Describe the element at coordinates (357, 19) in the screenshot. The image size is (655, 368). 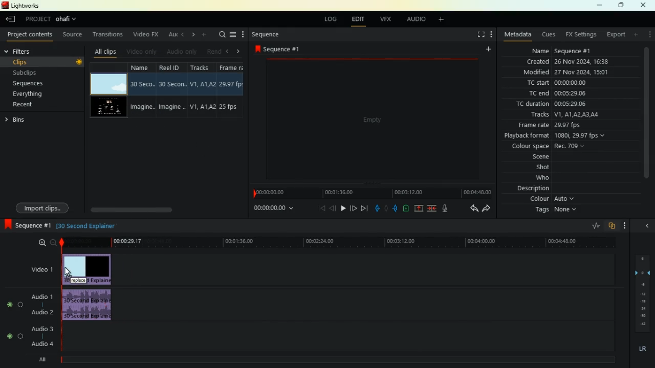
I see `edit` at that location.